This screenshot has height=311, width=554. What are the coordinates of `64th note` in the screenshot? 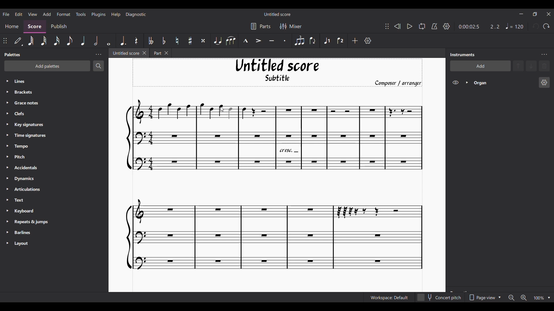 It's located at (31, 41).